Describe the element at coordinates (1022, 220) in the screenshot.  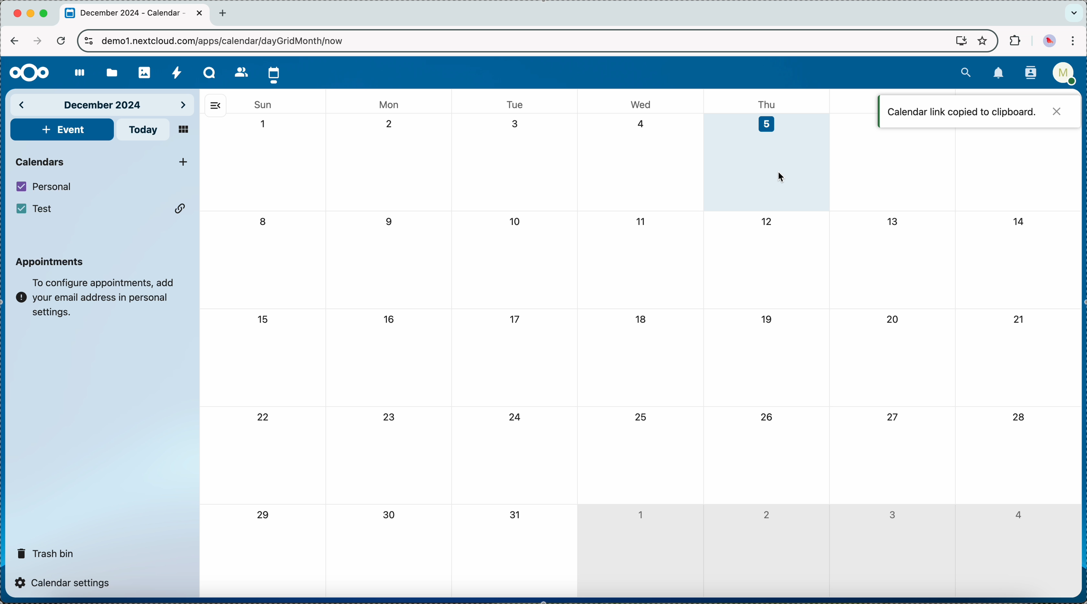
I see `14` at that location.